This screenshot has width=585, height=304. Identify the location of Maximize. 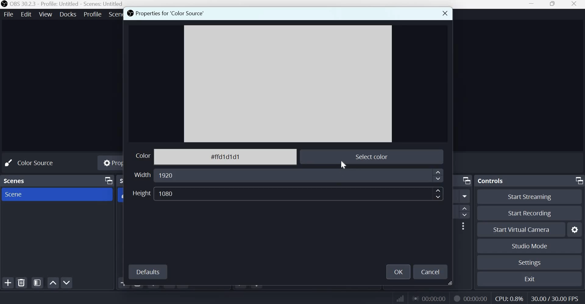
(552, 4).